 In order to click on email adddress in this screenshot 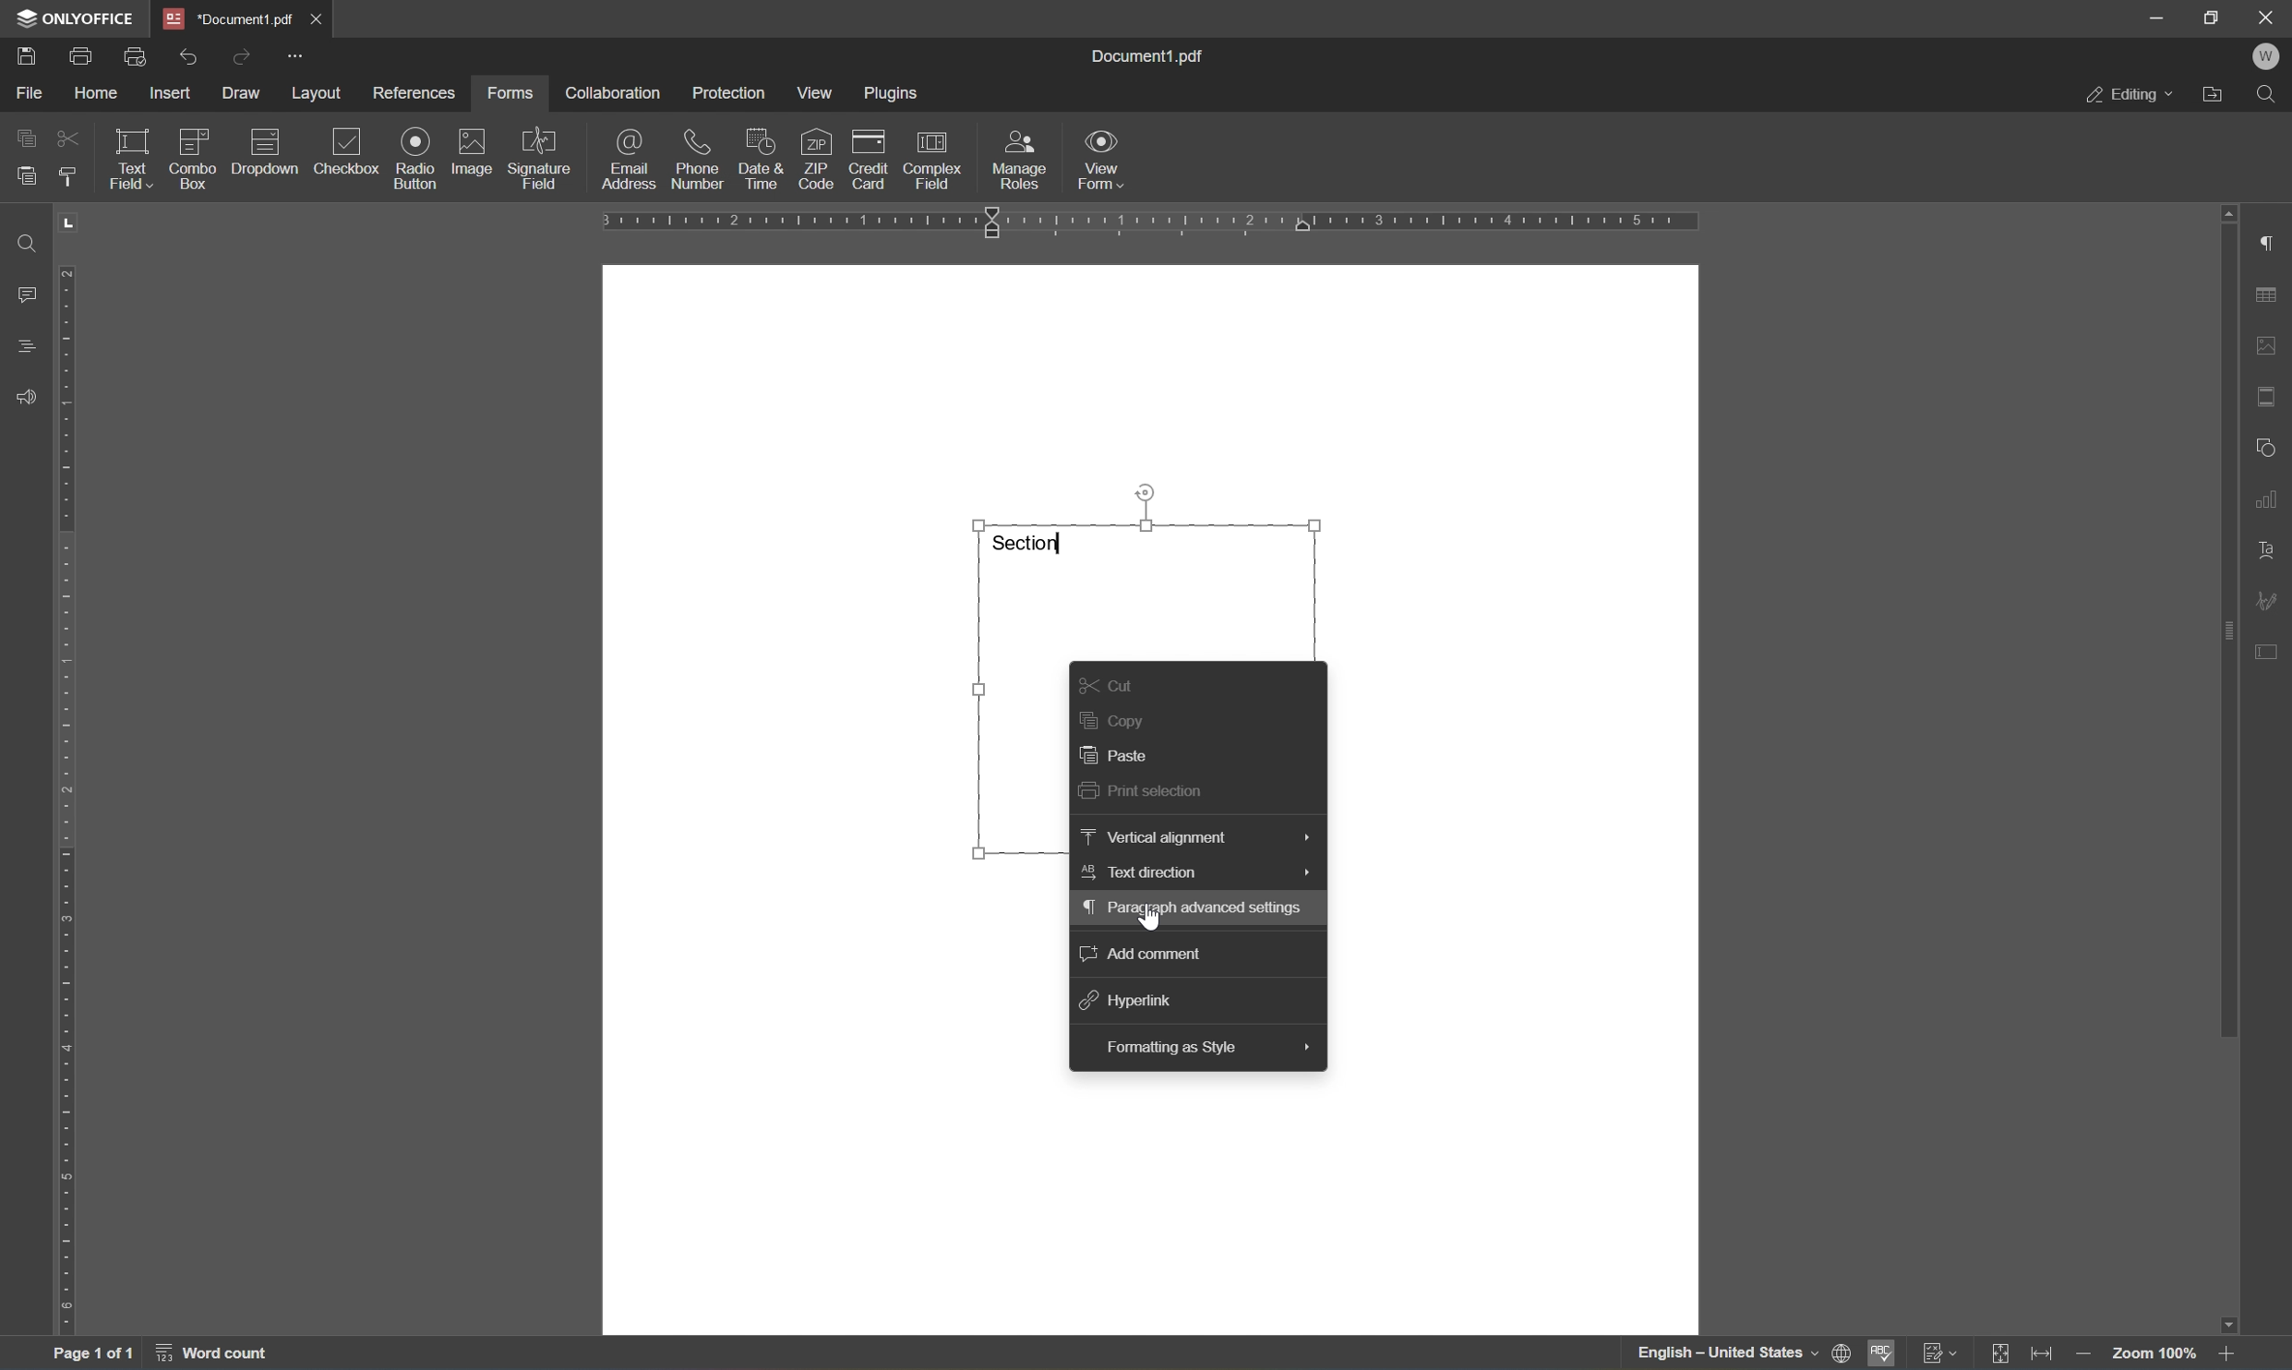, I will do `click(628, 159)`.